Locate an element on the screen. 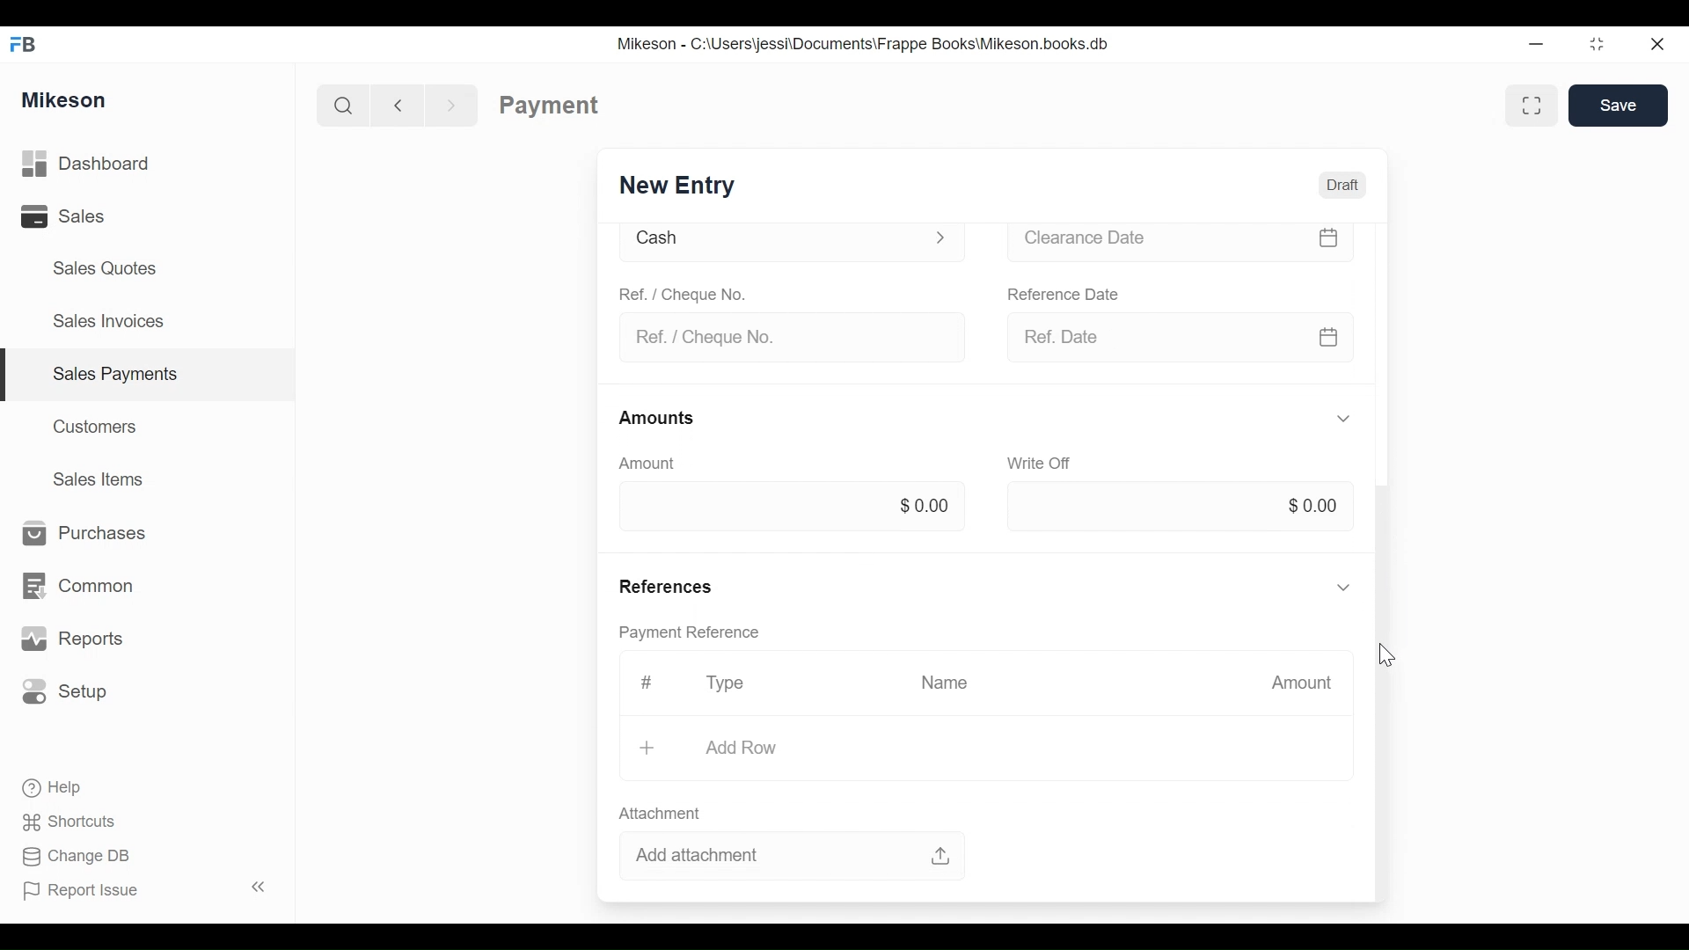 This screenshot has width=1689, height=950. Sales Items is located at coordinates (106, 480).